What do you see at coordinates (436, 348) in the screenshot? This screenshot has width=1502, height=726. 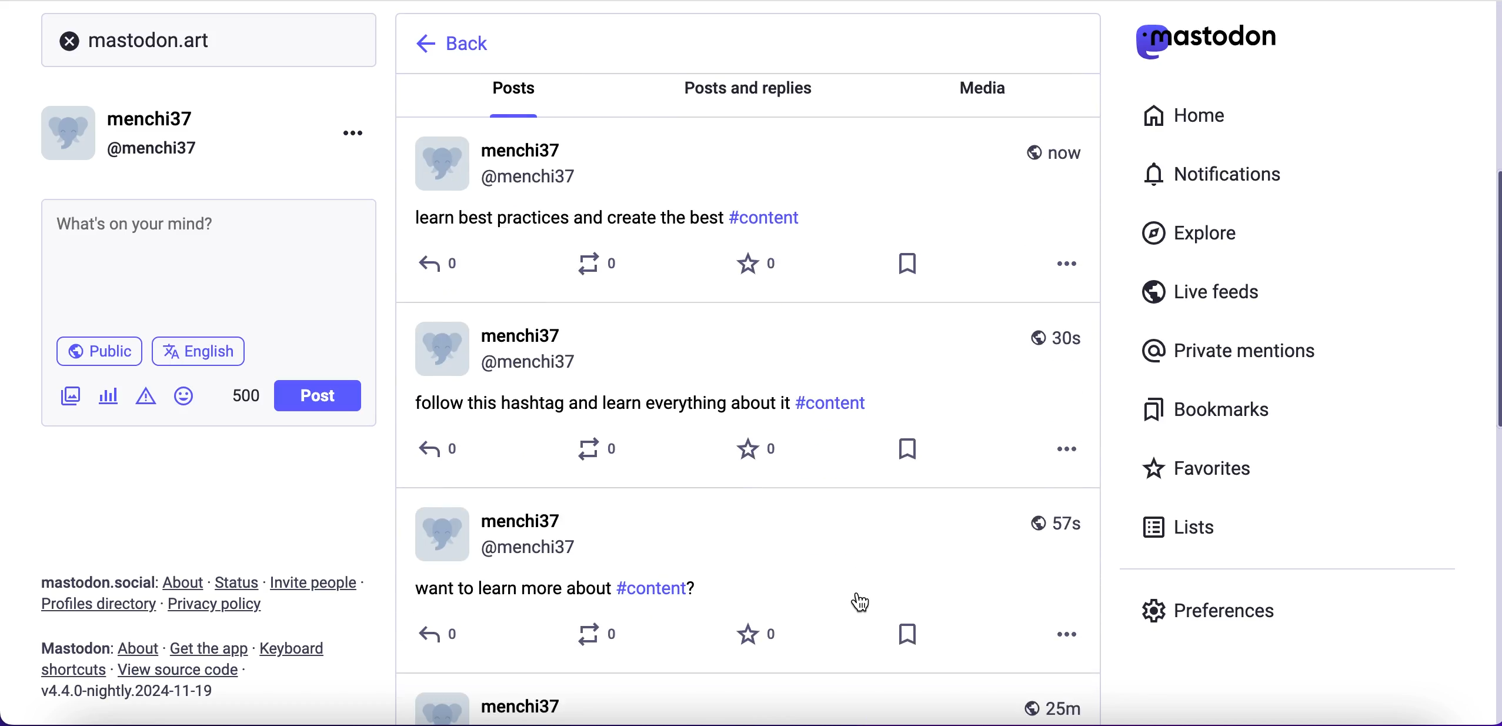 I see `display picture` at bounding box center [436, 348].